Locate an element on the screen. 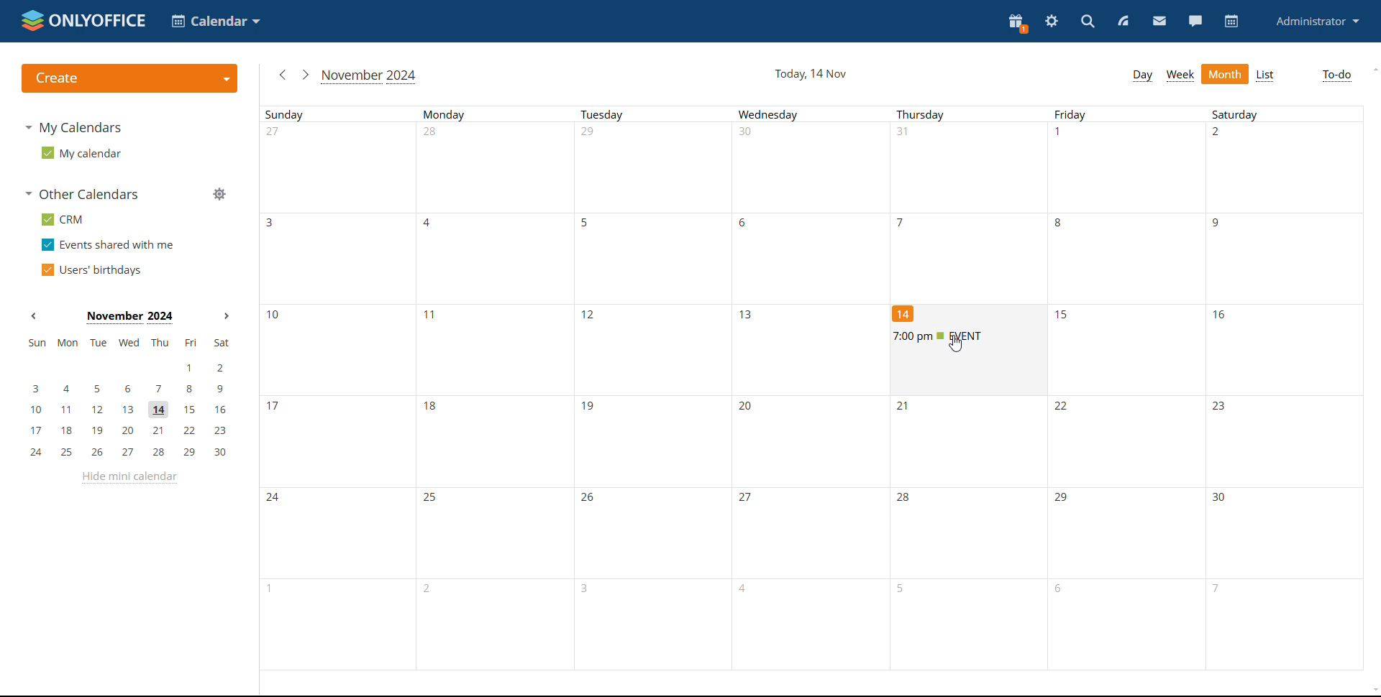 The height and width of the screenshot is (697, 1381). mail is located at coordinates (1158, 22).